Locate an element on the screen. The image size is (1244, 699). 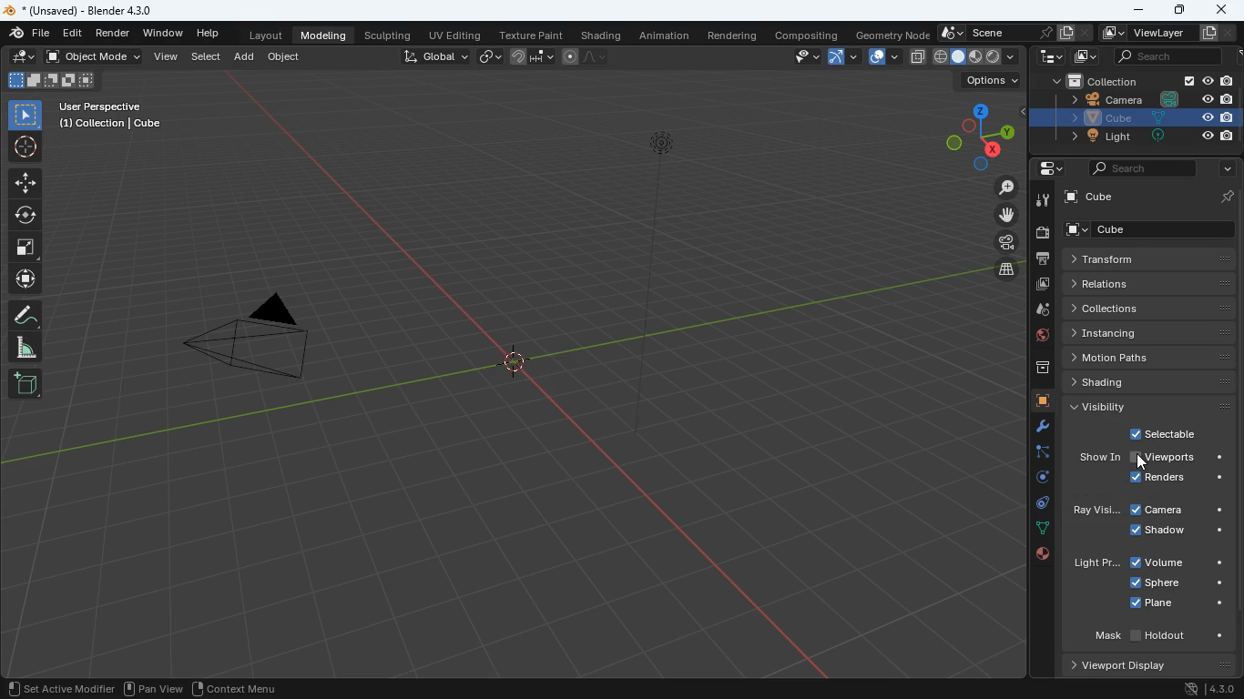
camera is located at coordinates (1042, 233).